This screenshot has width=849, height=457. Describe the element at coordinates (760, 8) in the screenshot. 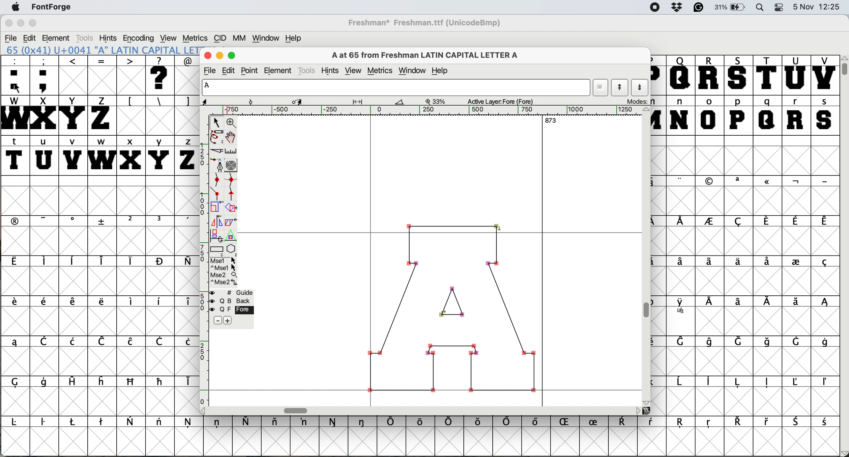

I see `spotlight search` at that location.